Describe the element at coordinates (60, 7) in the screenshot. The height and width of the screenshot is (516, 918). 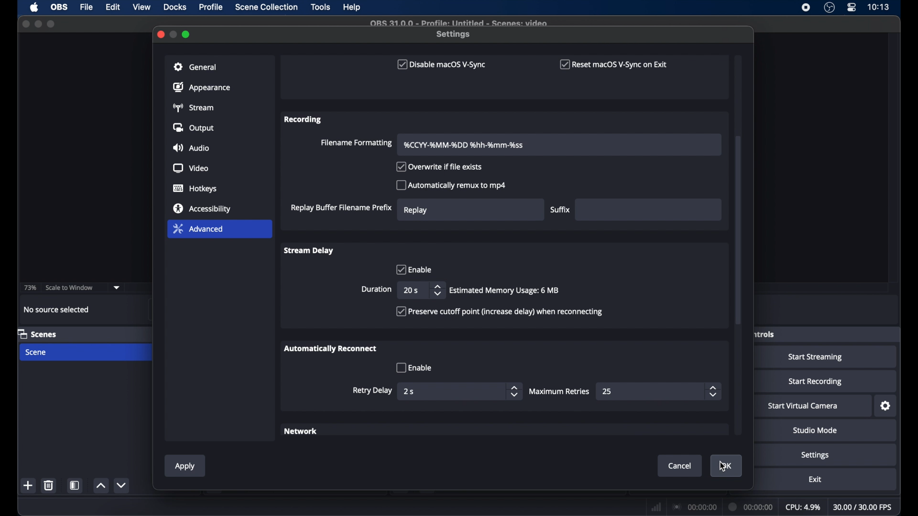
I see `obs` at that location.